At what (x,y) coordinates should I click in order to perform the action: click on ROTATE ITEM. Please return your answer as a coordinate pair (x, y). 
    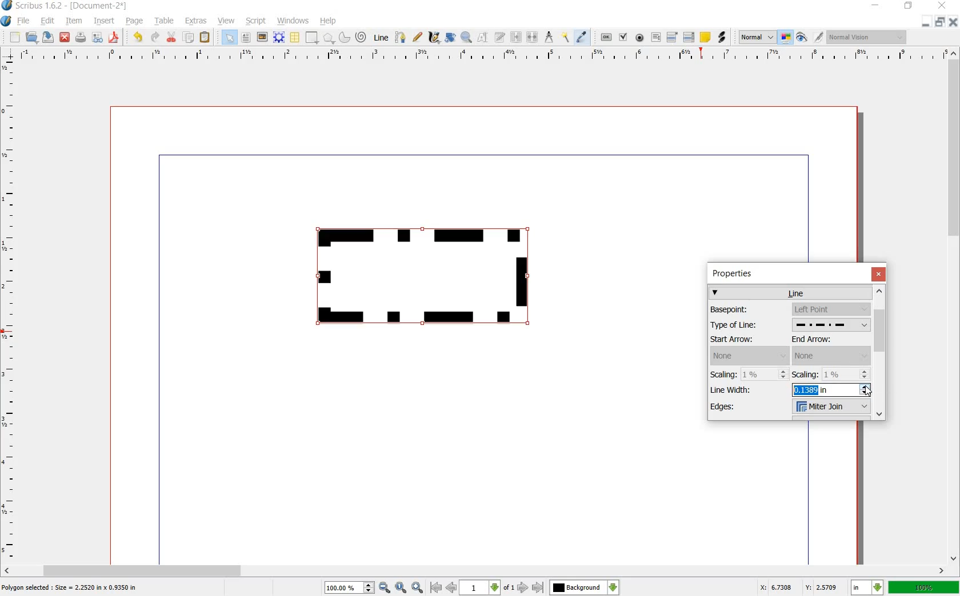
    Looking at the image, I should click on (451, 36).